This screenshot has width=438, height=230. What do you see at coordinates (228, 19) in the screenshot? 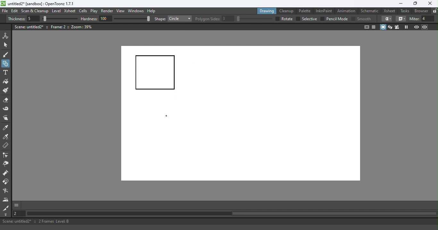
I see `3` at bounding box center [228, 19].